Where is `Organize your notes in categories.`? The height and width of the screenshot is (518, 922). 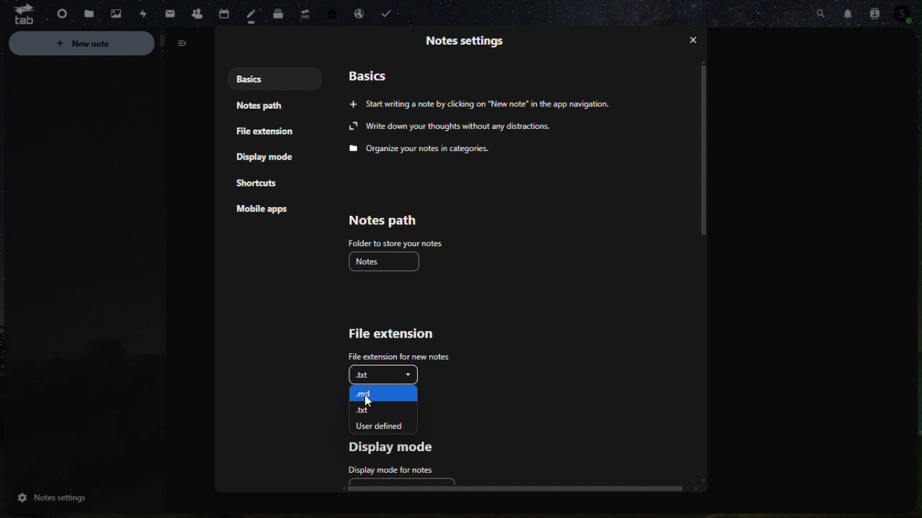 Organize your notes in categories. is located at coordinates (421, 150).